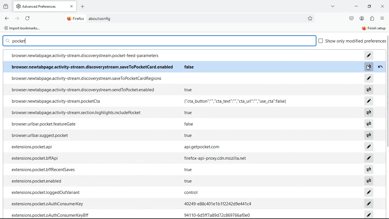 Image resolution: width=389 pixels, height=219 pixels. I want to click on minimize, so click(355, 7).